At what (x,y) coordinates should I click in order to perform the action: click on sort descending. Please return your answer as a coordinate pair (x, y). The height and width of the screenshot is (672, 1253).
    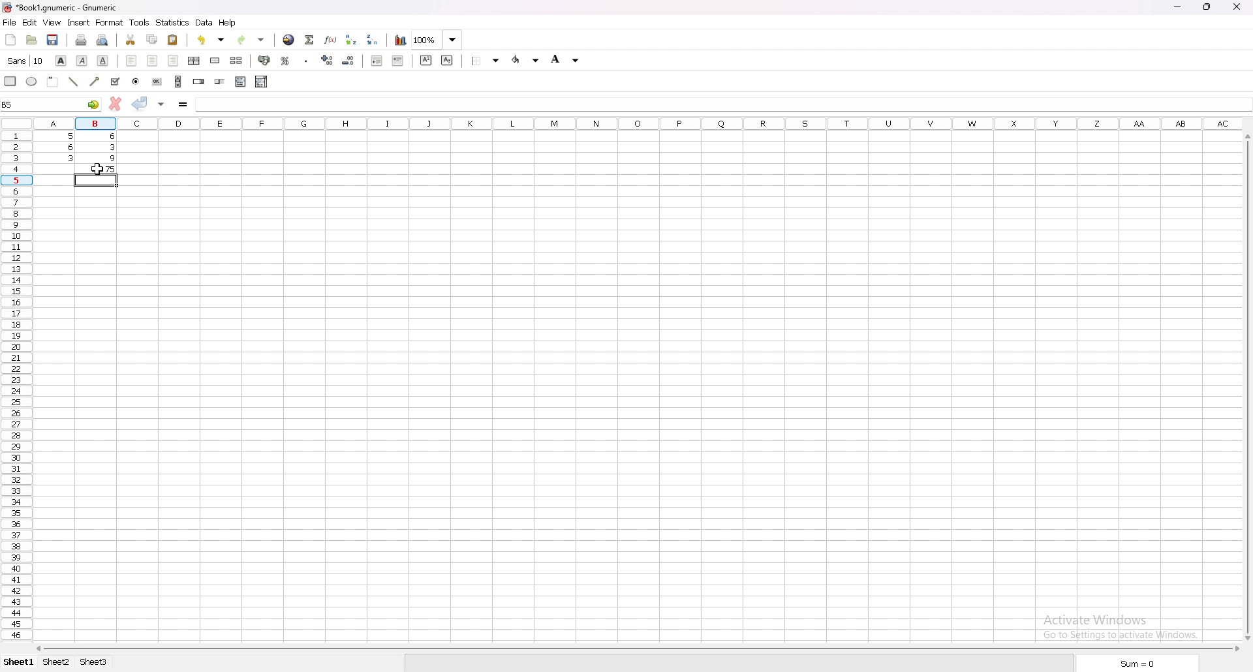
    Looking at the image, I should click on (373, 39).